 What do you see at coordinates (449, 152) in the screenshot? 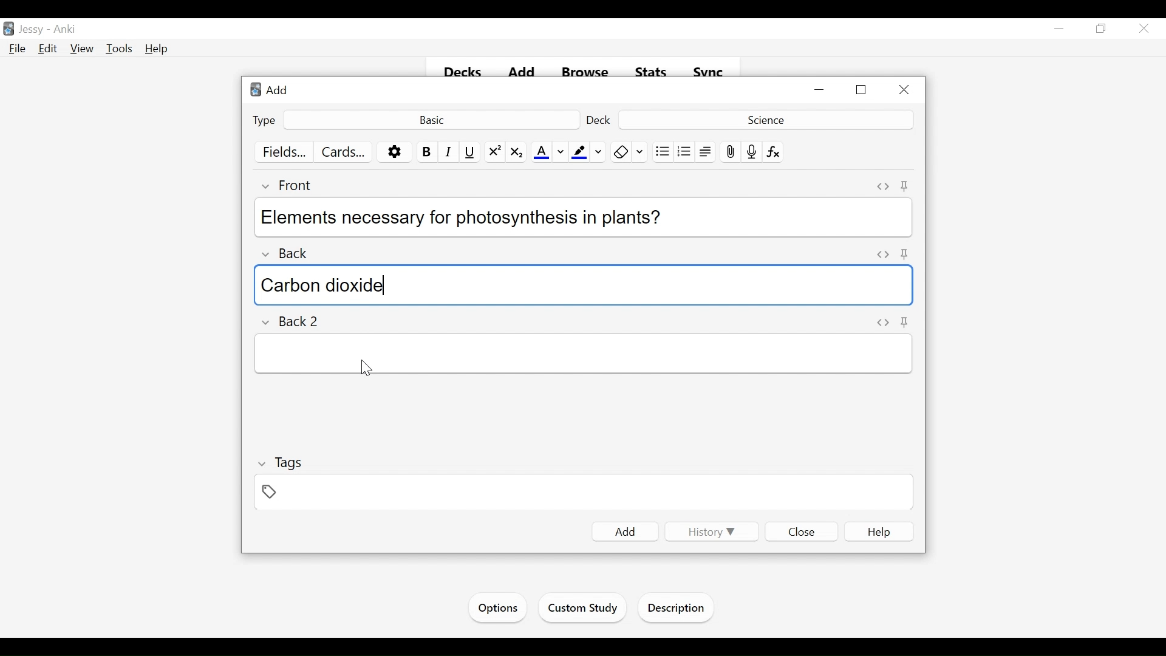
I see `Italics` at bounding box center [449, 152].